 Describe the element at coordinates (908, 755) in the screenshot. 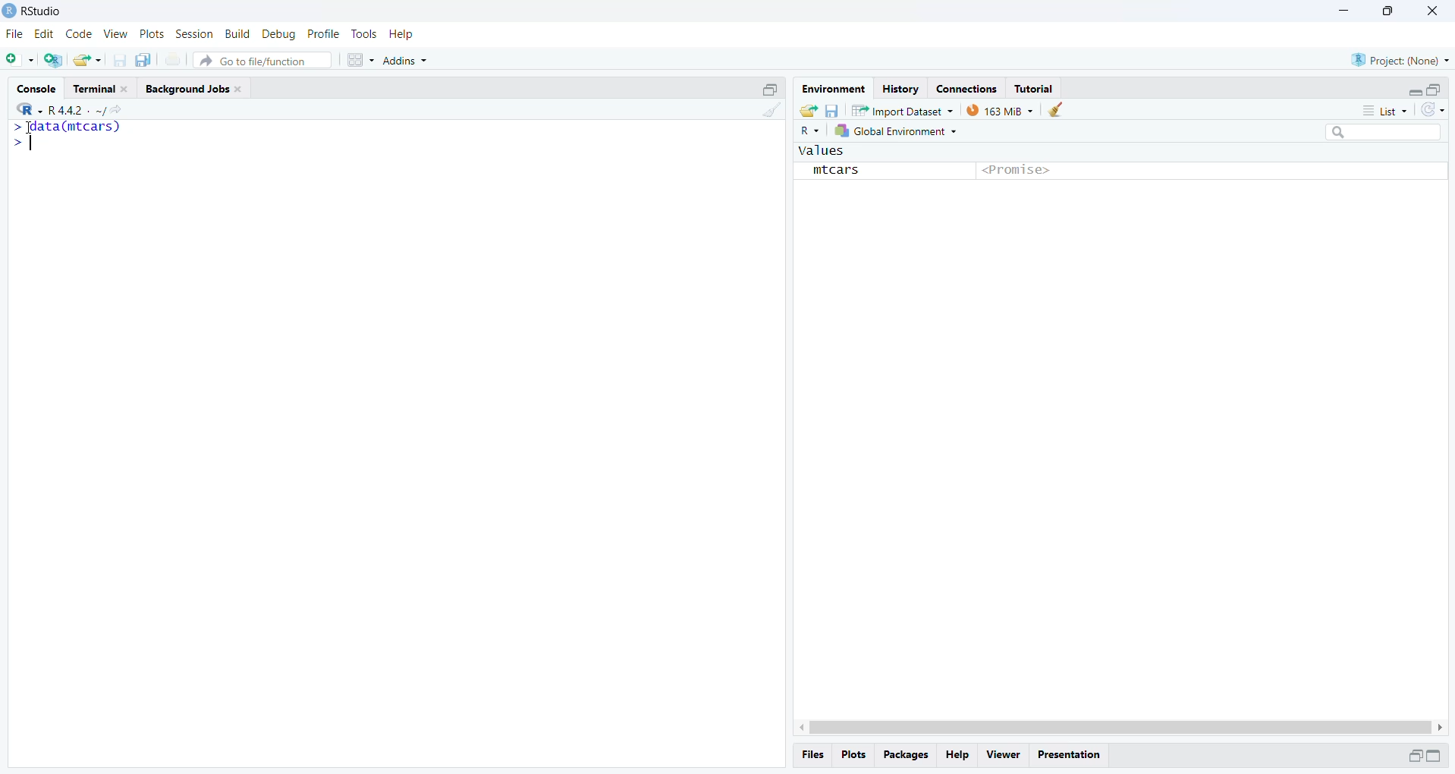

I see `Packages` at that location.